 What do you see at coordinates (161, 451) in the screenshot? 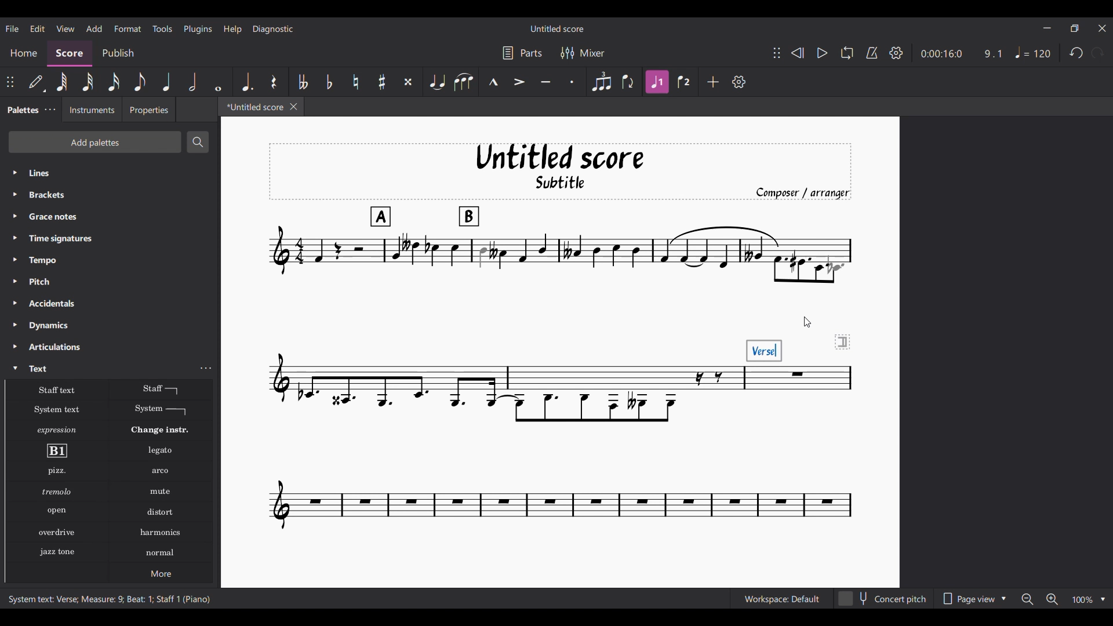
I see `Legato` at bounding box center [161, 451].